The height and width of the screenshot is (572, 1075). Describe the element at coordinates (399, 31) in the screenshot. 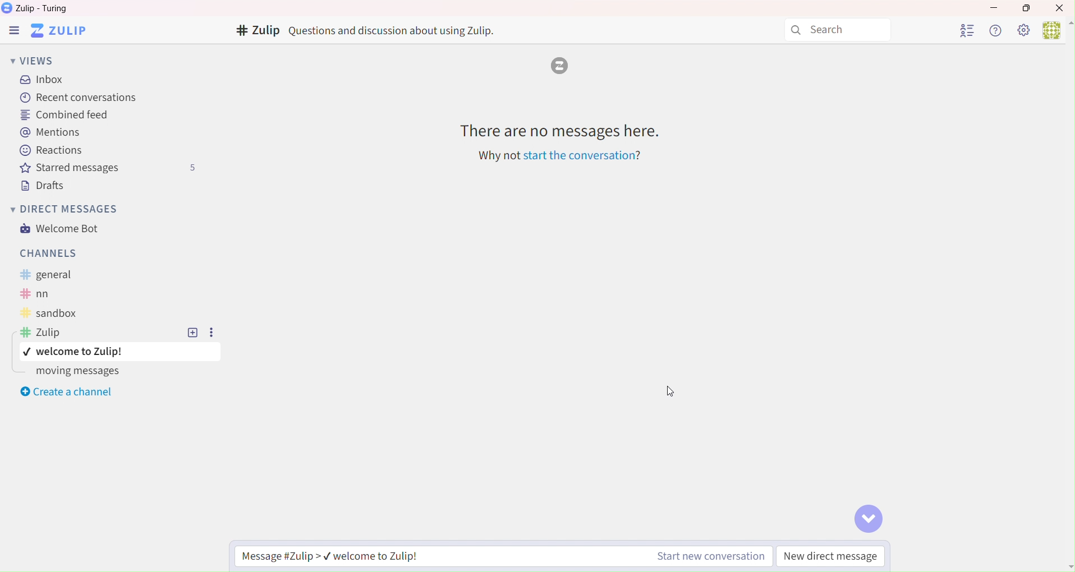

I see `Text` at that location.